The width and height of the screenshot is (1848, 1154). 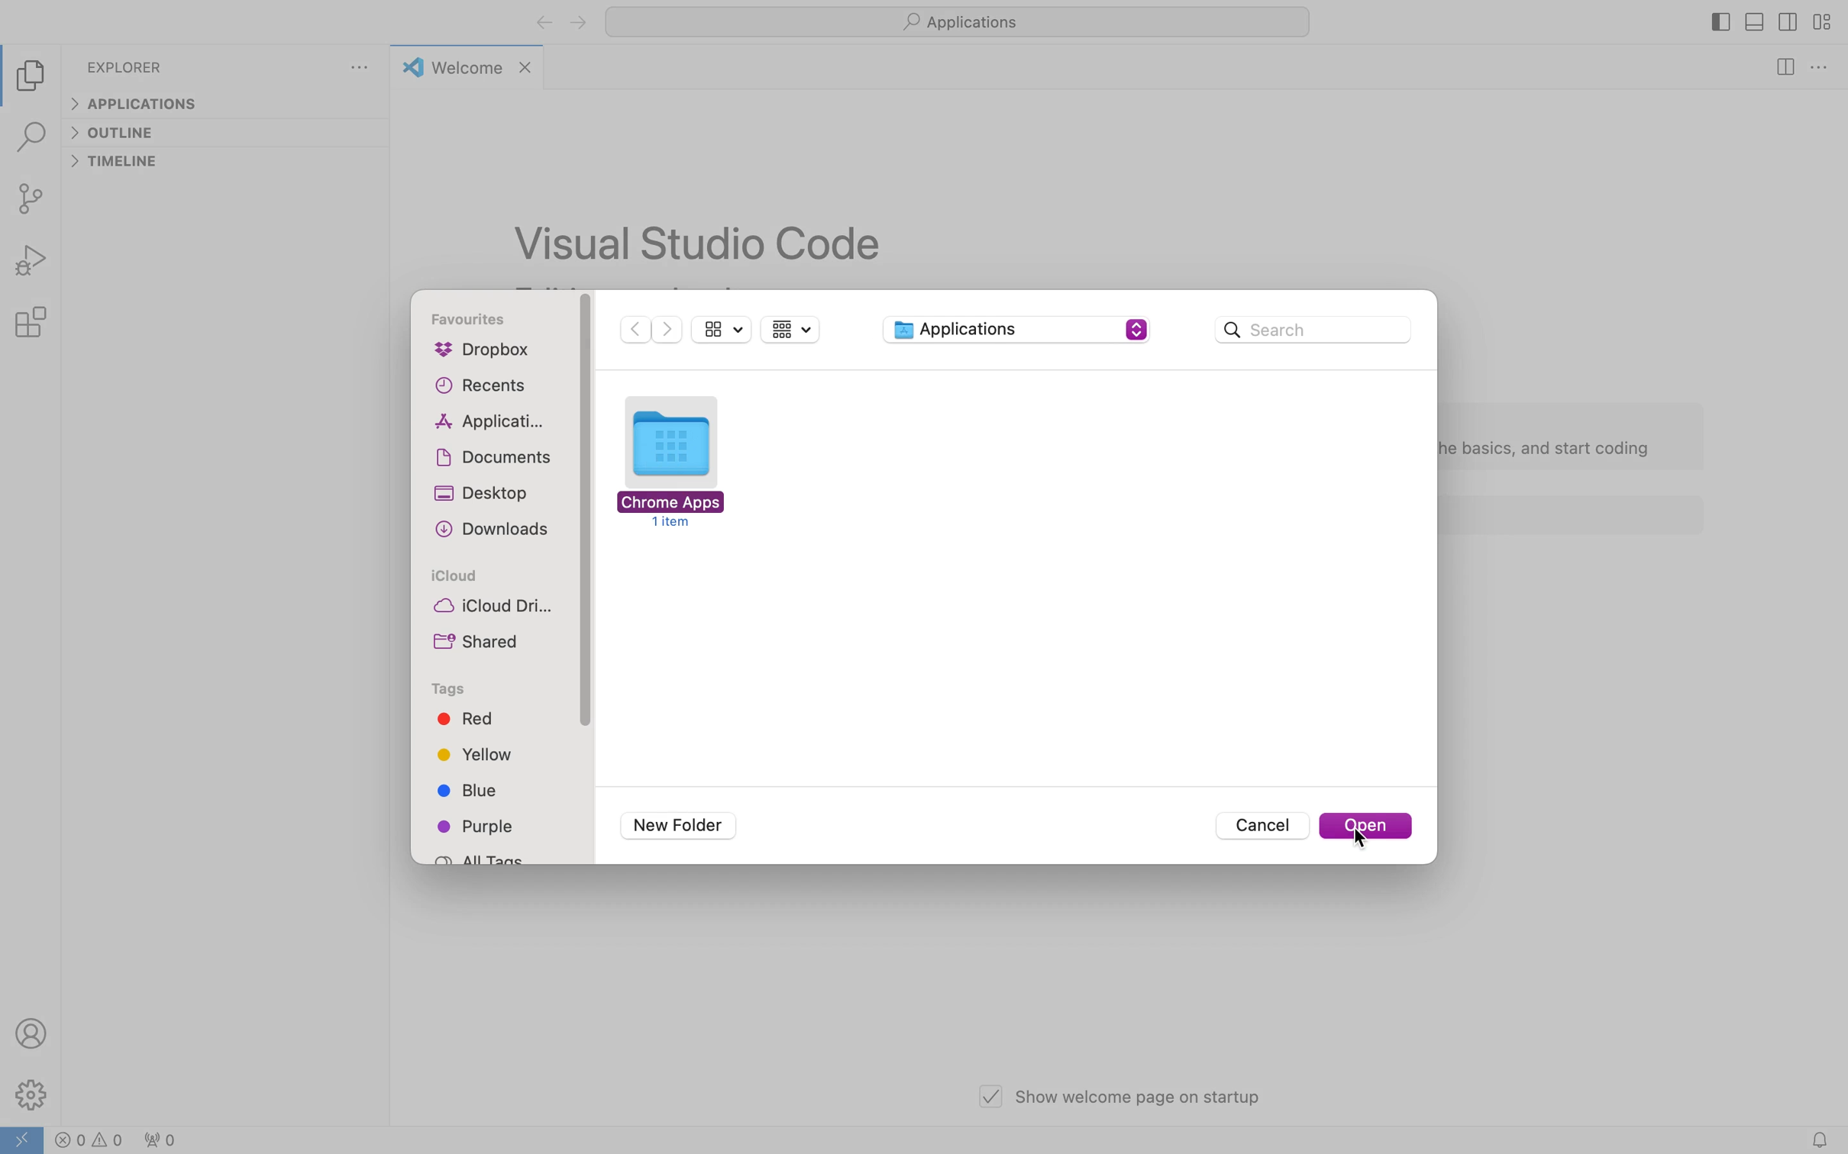 I want to click on folder to open, so click(x=671, y=463).